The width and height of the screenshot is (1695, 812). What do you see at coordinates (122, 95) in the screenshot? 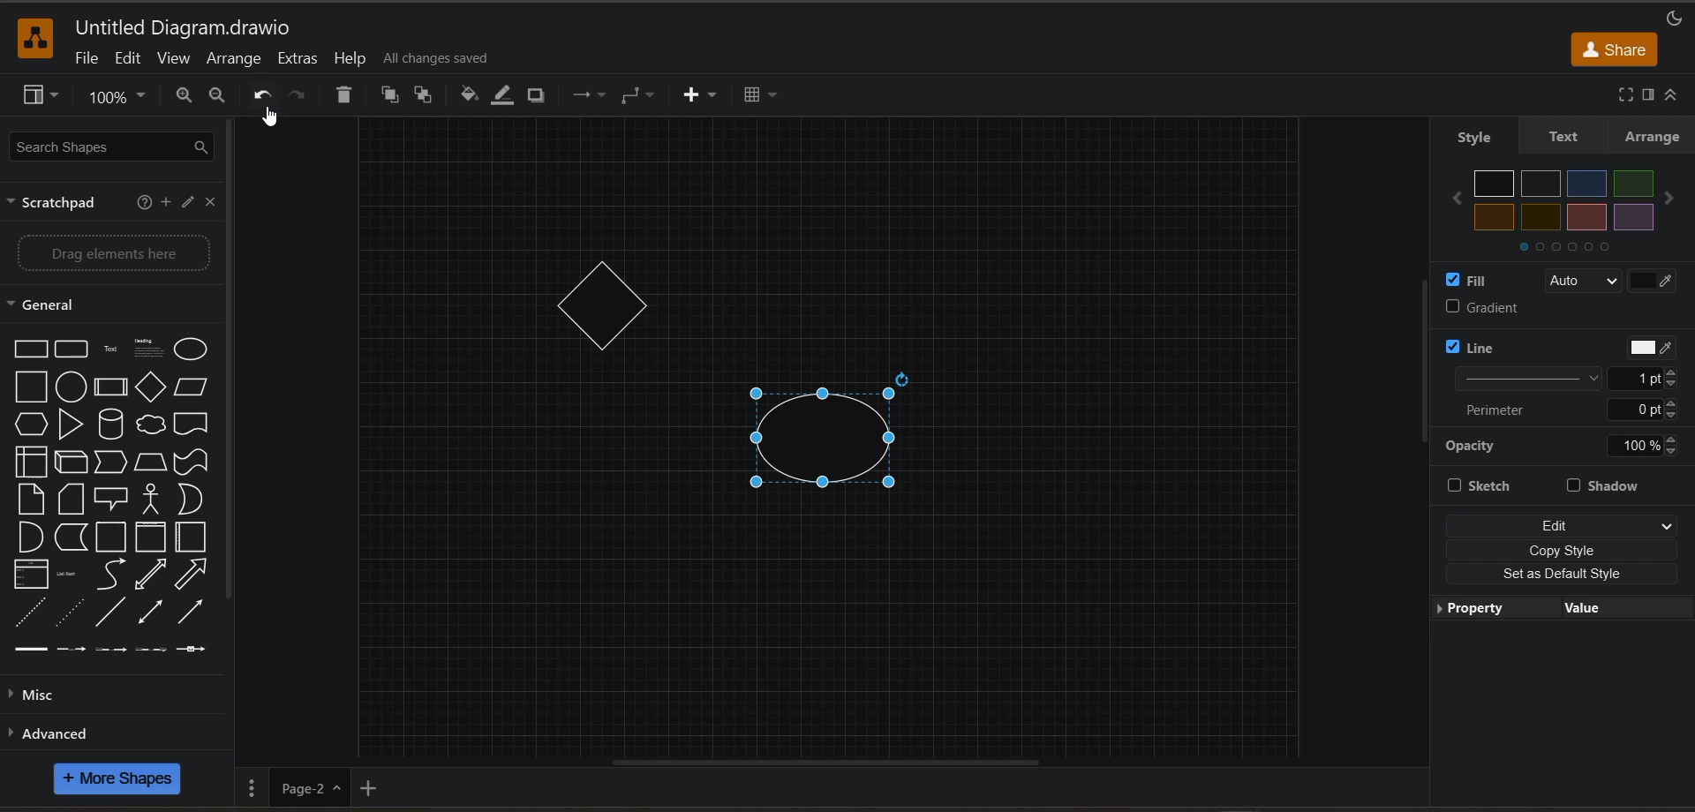
I see `zoom` at bounding box center [122, 95].